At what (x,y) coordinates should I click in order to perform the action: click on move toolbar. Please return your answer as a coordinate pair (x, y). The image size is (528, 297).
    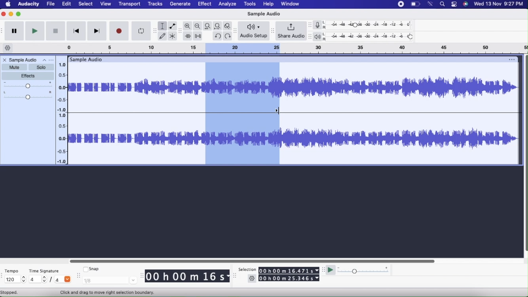
    Looking at the image, I should click on (3, 275).